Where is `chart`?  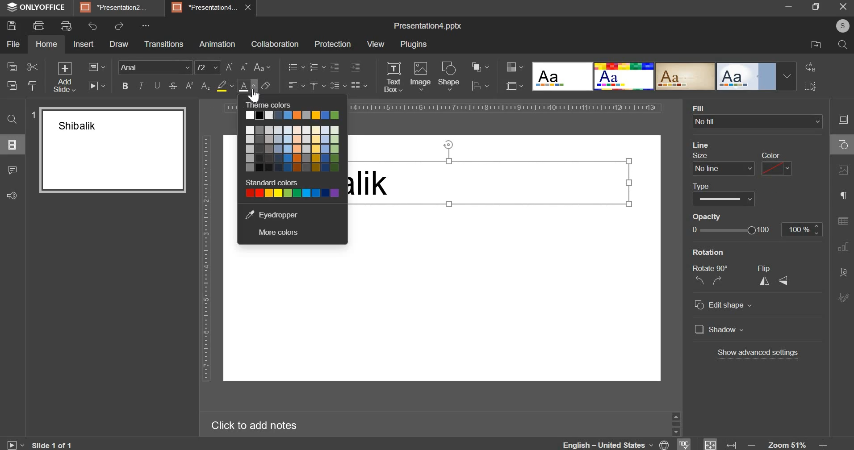
chart is located at coordinates (841, 250).